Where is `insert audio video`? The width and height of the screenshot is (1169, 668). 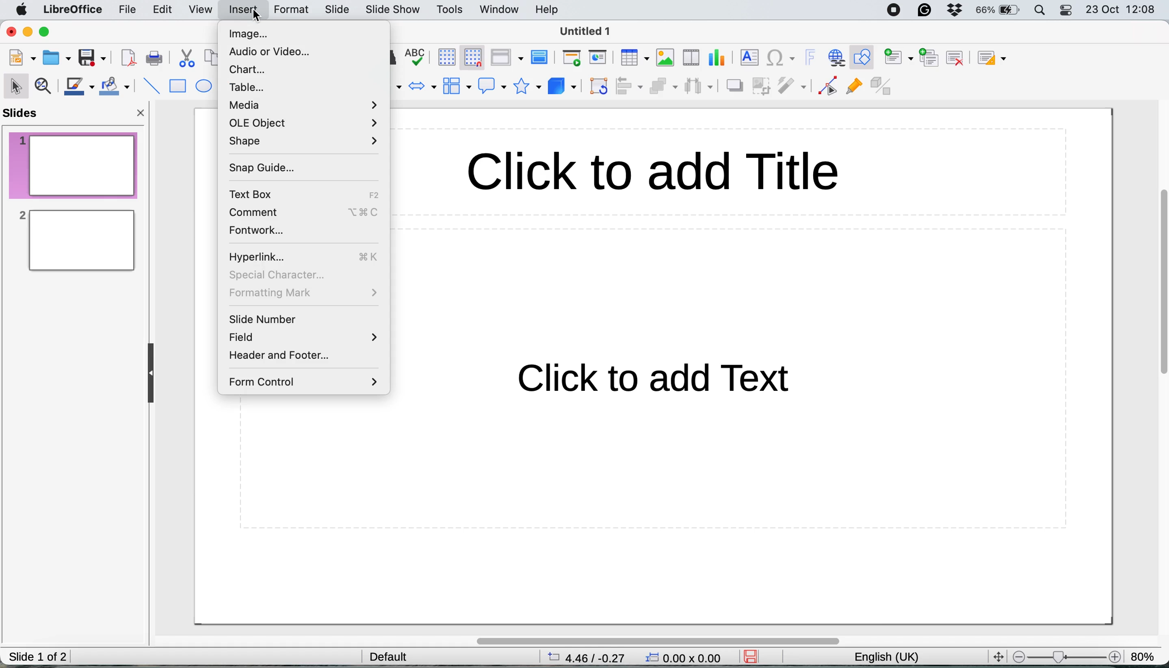 insert audio video is located at coordinates (694, 56).